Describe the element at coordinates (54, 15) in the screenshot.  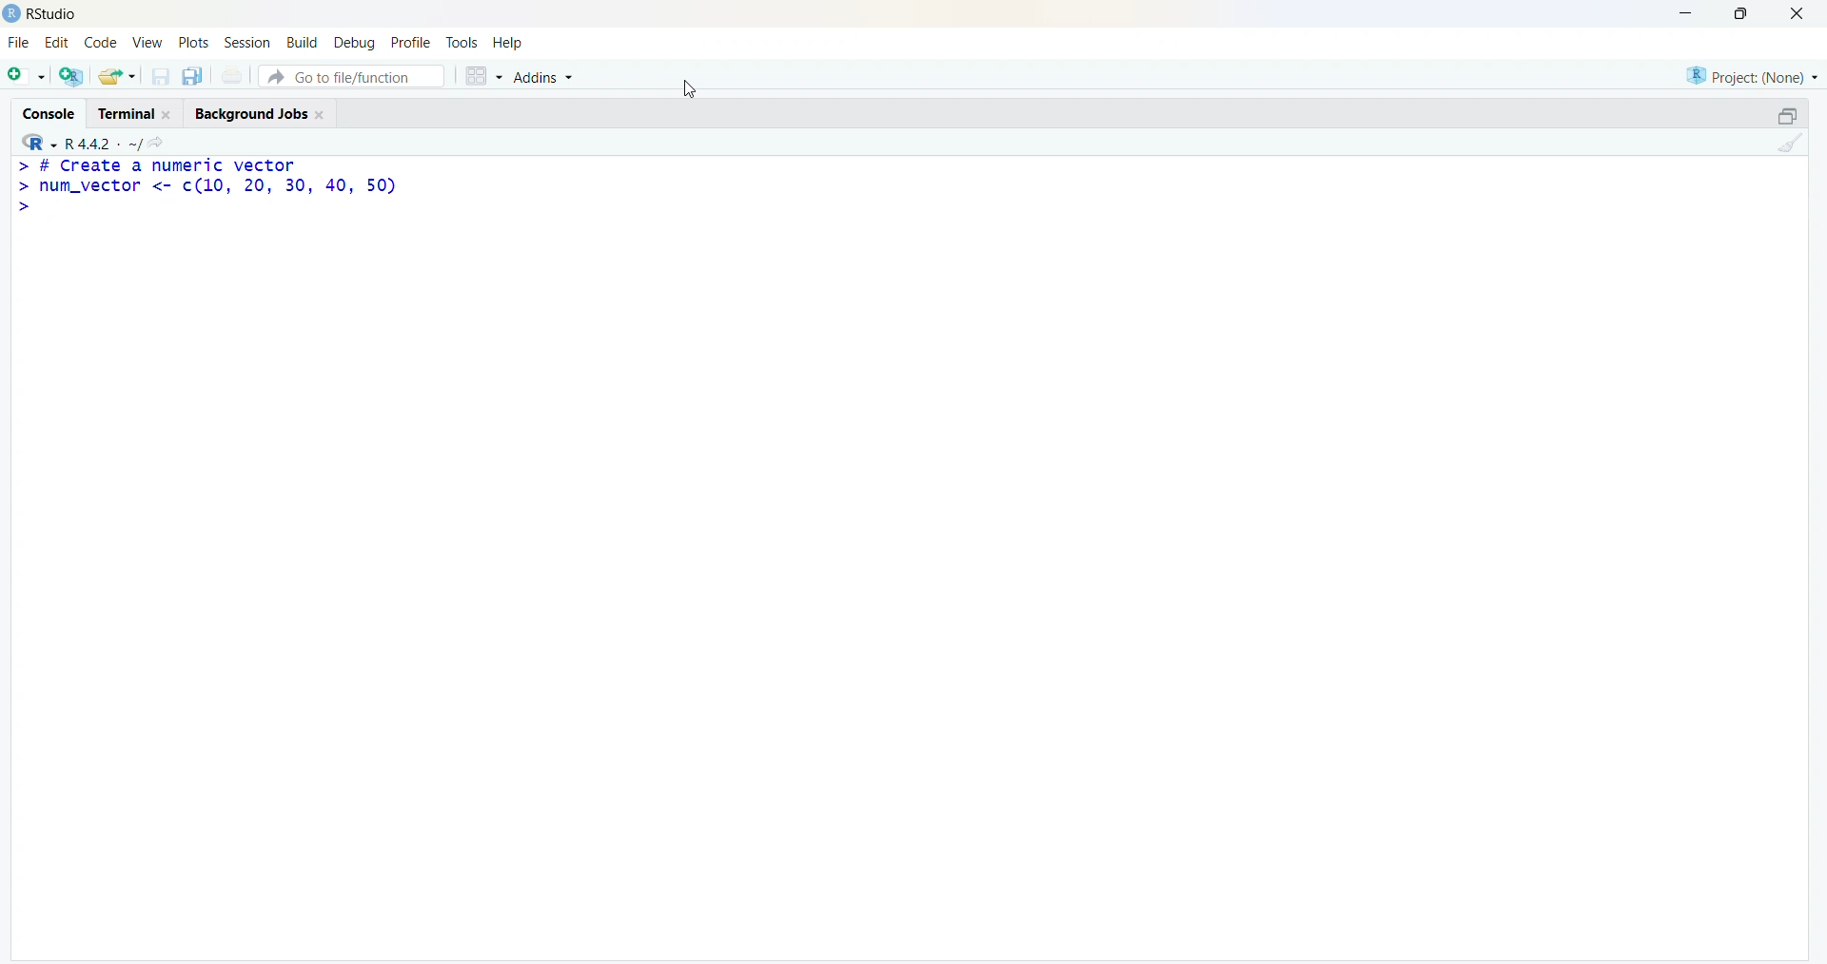
I see `RStudio` at that location.